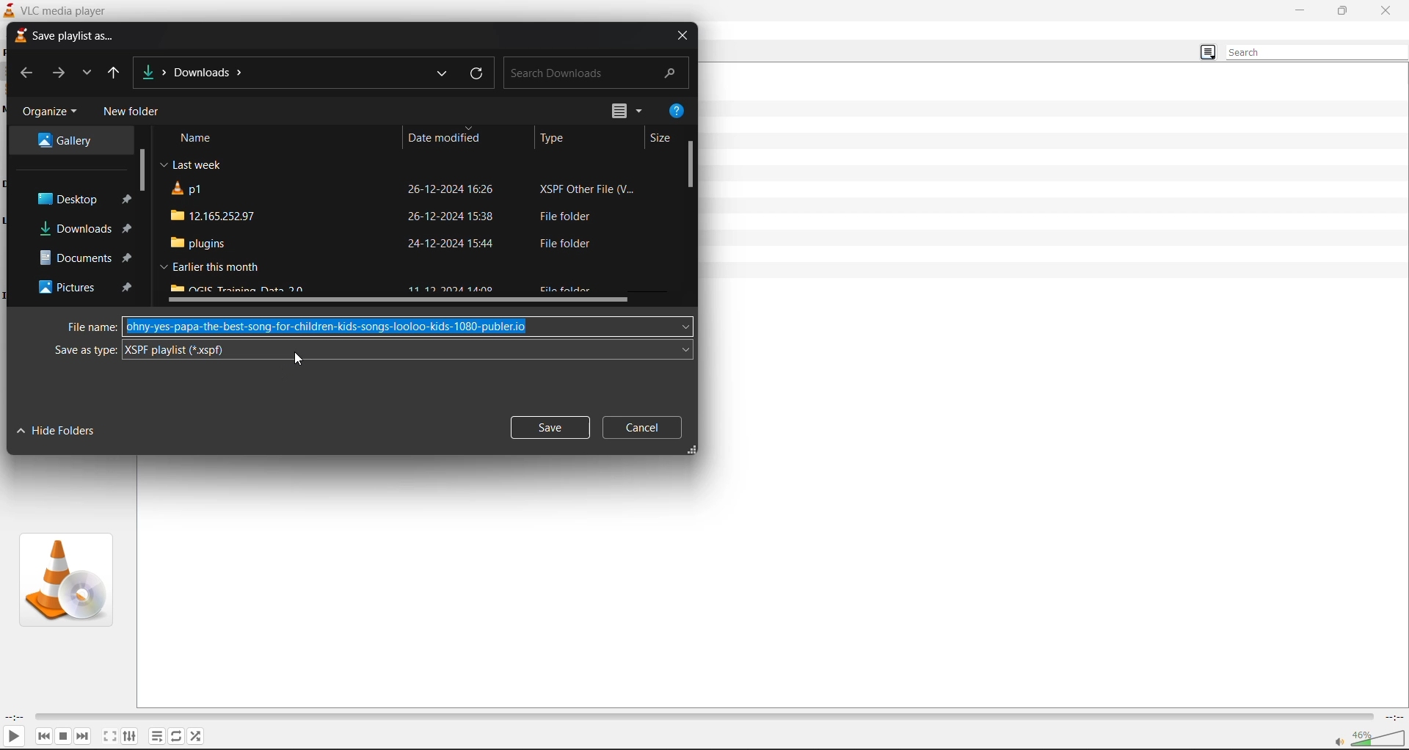  What do you see at coordinates (409, 327) in the screenshot?
I see `add file name` at bounding box center [409, 327].